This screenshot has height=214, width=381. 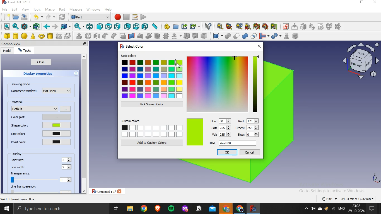 What do you see at coordinates (6, 209) in the screenshot?
I see `start` at bounding box center [6, 209].